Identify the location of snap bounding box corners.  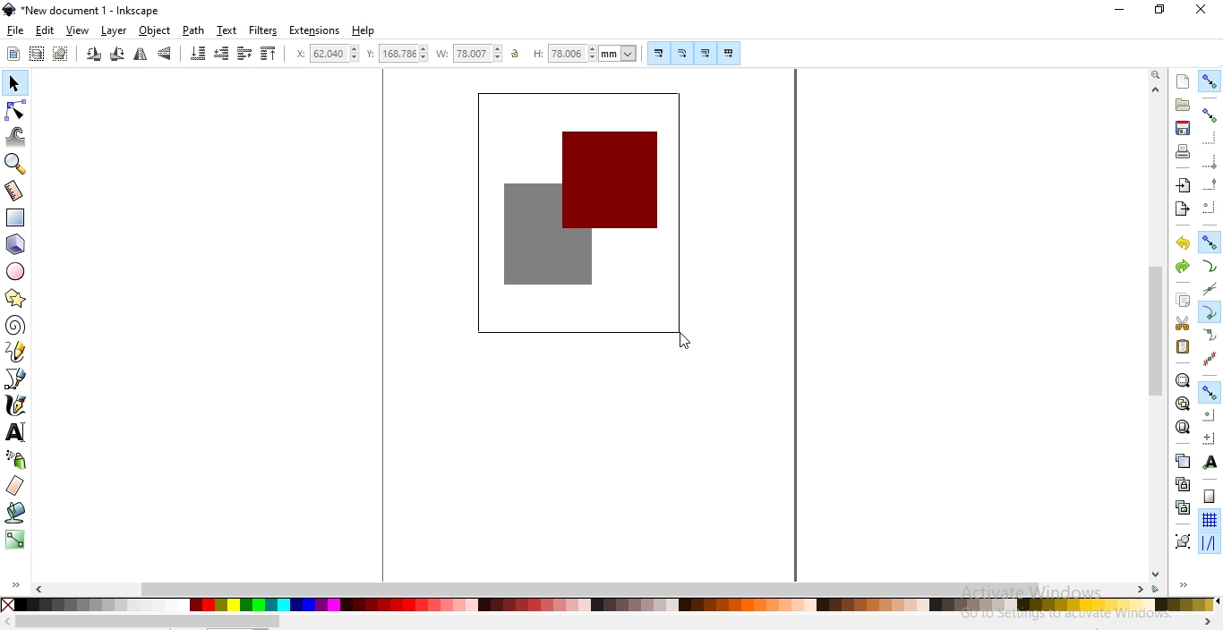
(1210, 159).